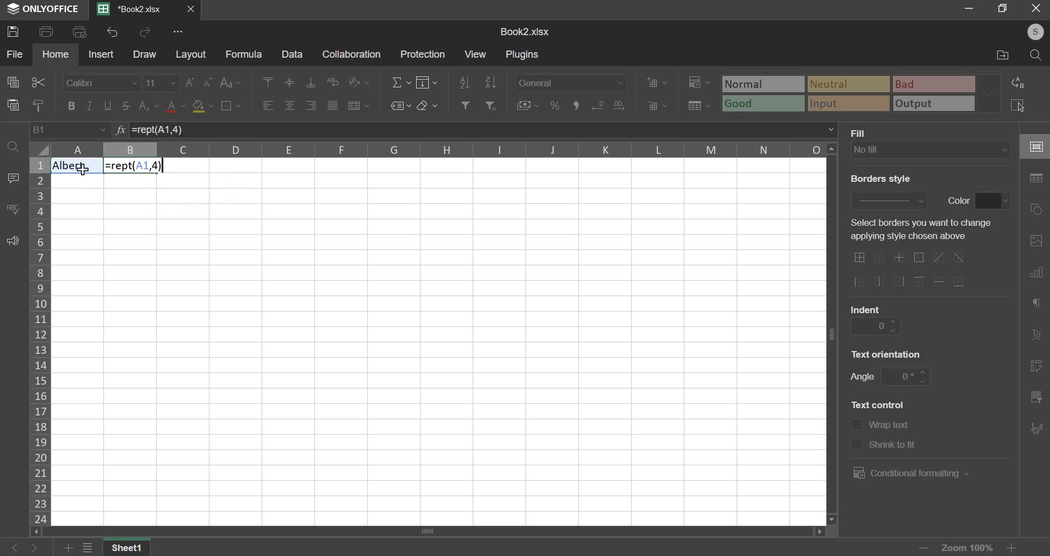  I want to click on underline, so click(108, 104).